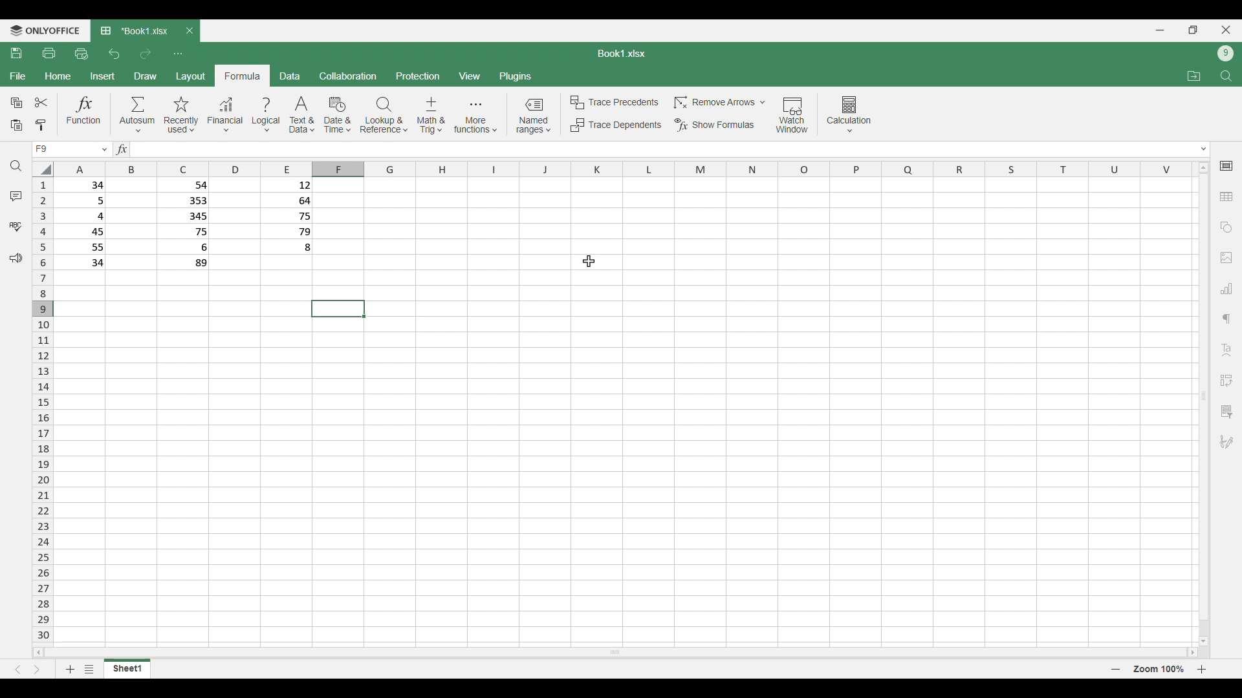  What do you see at coordinates (469, 76) in the screenshot?
I see `View menu` at bounding box center [469, 76].